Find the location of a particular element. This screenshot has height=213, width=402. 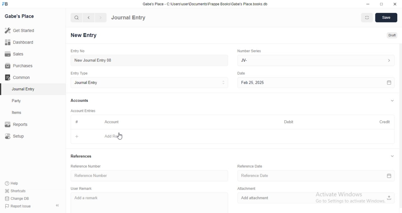

selected is located at coordinates (3, 90).